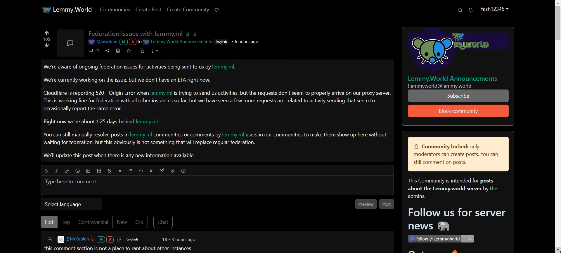  What do you see at coordinates (93, 50) in the screenshot?
I see `Comment` at bounding box center [93, 50].